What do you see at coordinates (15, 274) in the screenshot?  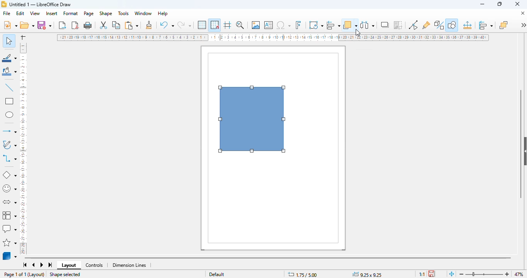 I see `page 1 of 1` at bounding box center [15, 274].